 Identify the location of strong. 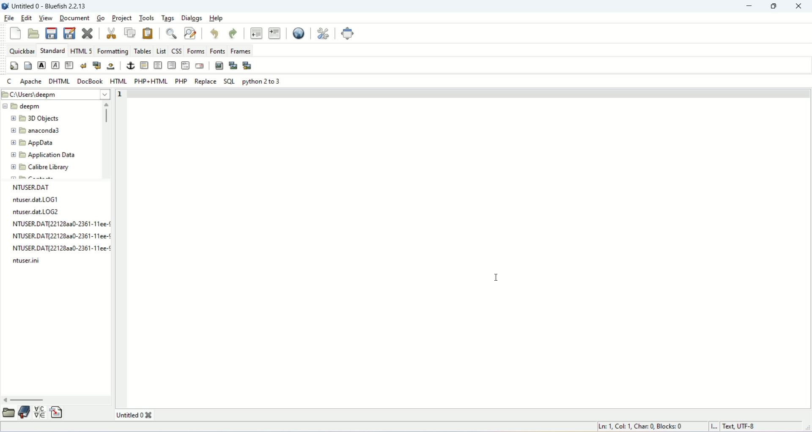
(41, 65).